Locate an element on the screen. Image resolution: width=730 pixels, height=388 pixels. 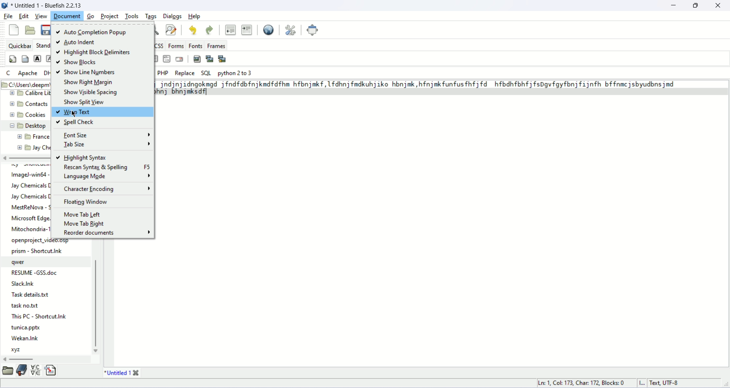
fonts is located at coordinates (195, 46).